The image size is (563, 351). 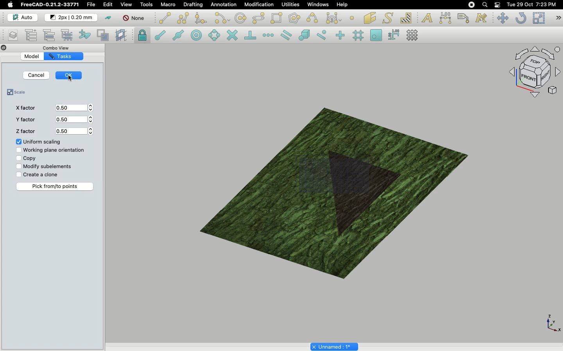 I want to click on Hatch, so click(x=407, y=17).